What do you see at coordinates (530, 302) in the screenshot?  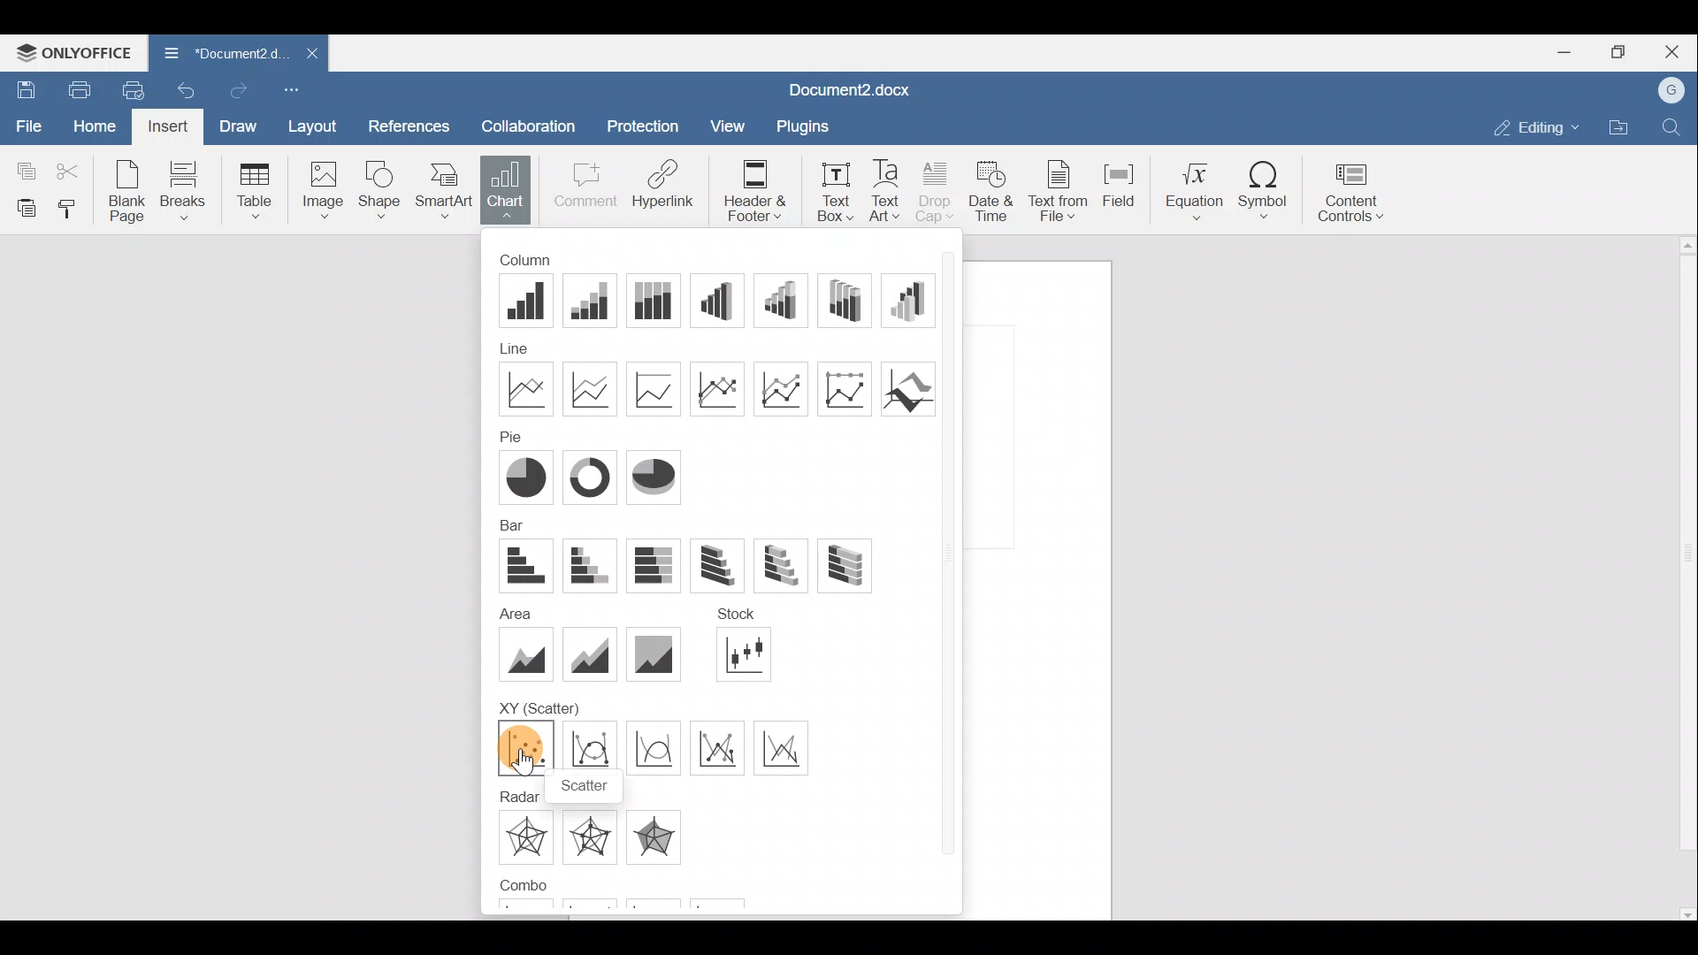 I see `Clustered column` at bounding box center [530, 302].